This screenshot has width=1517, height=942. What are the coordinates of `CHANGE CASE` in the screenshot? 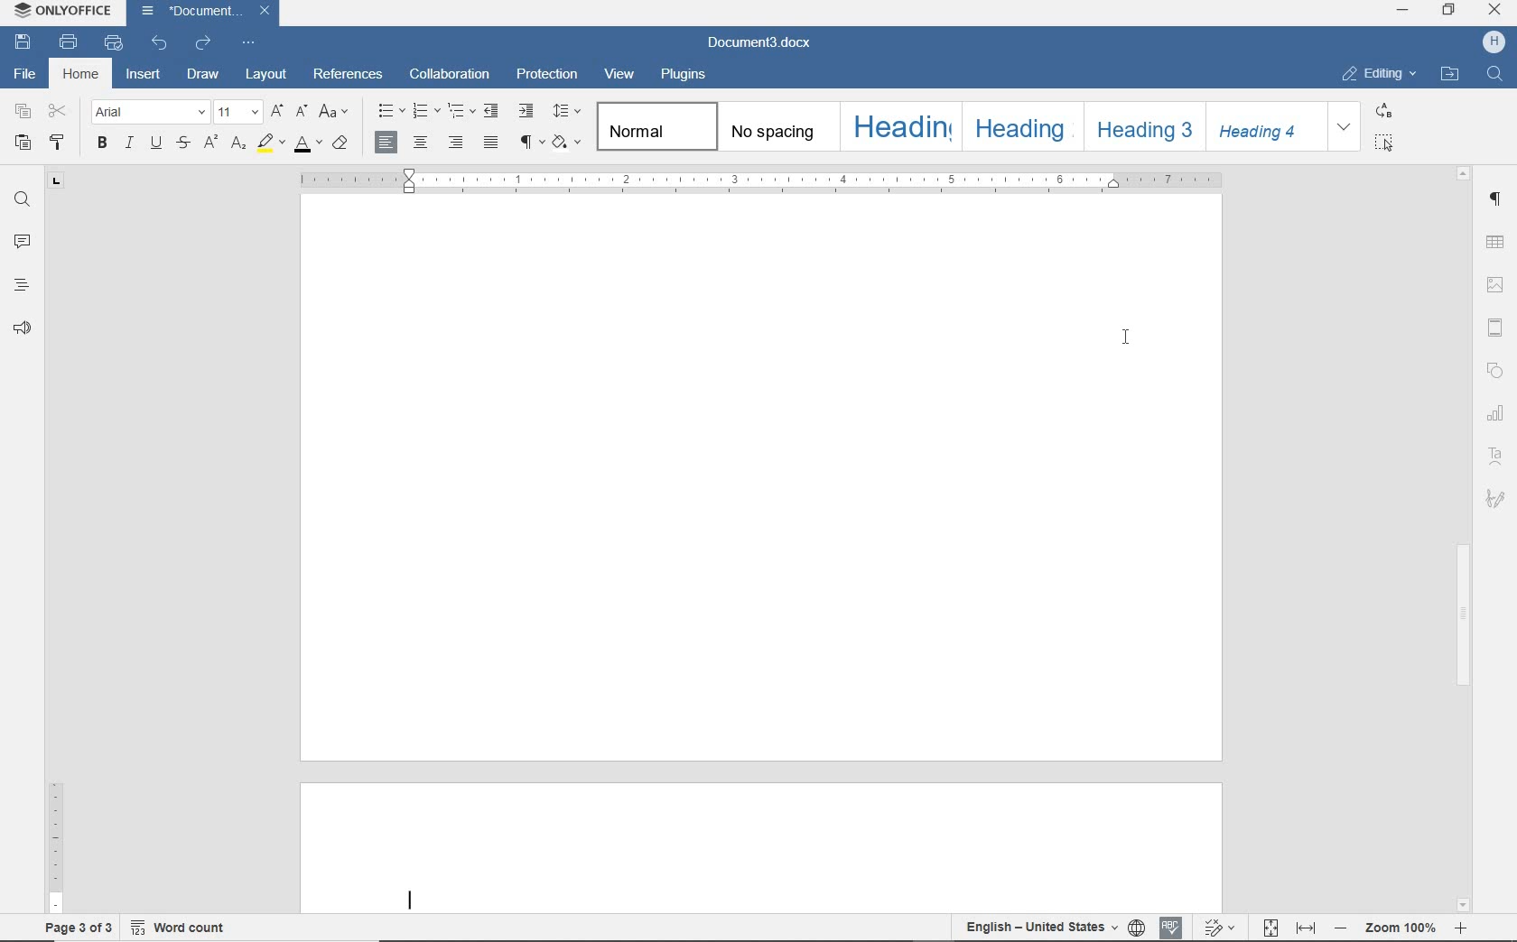 It's located at (334, 112).